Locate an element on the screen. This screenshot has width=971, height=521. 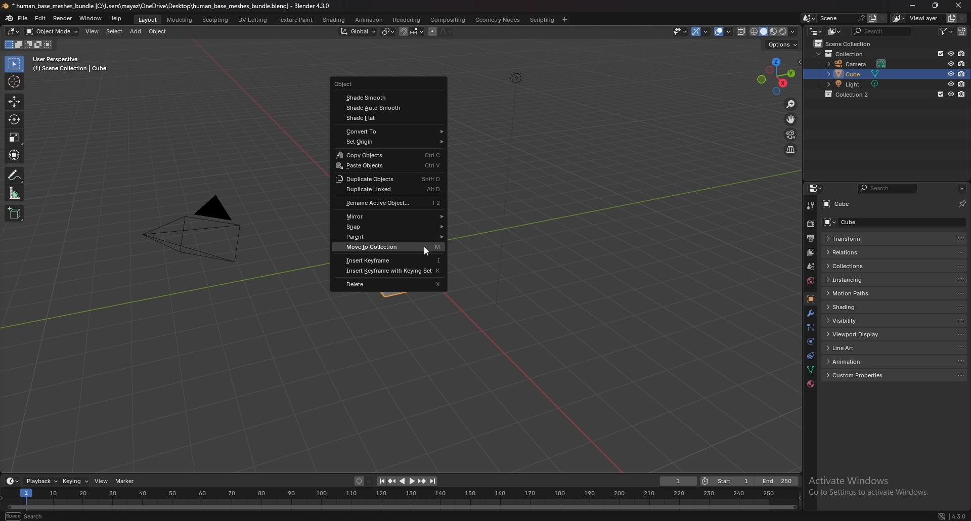
world is located at coordinates (810, 281).